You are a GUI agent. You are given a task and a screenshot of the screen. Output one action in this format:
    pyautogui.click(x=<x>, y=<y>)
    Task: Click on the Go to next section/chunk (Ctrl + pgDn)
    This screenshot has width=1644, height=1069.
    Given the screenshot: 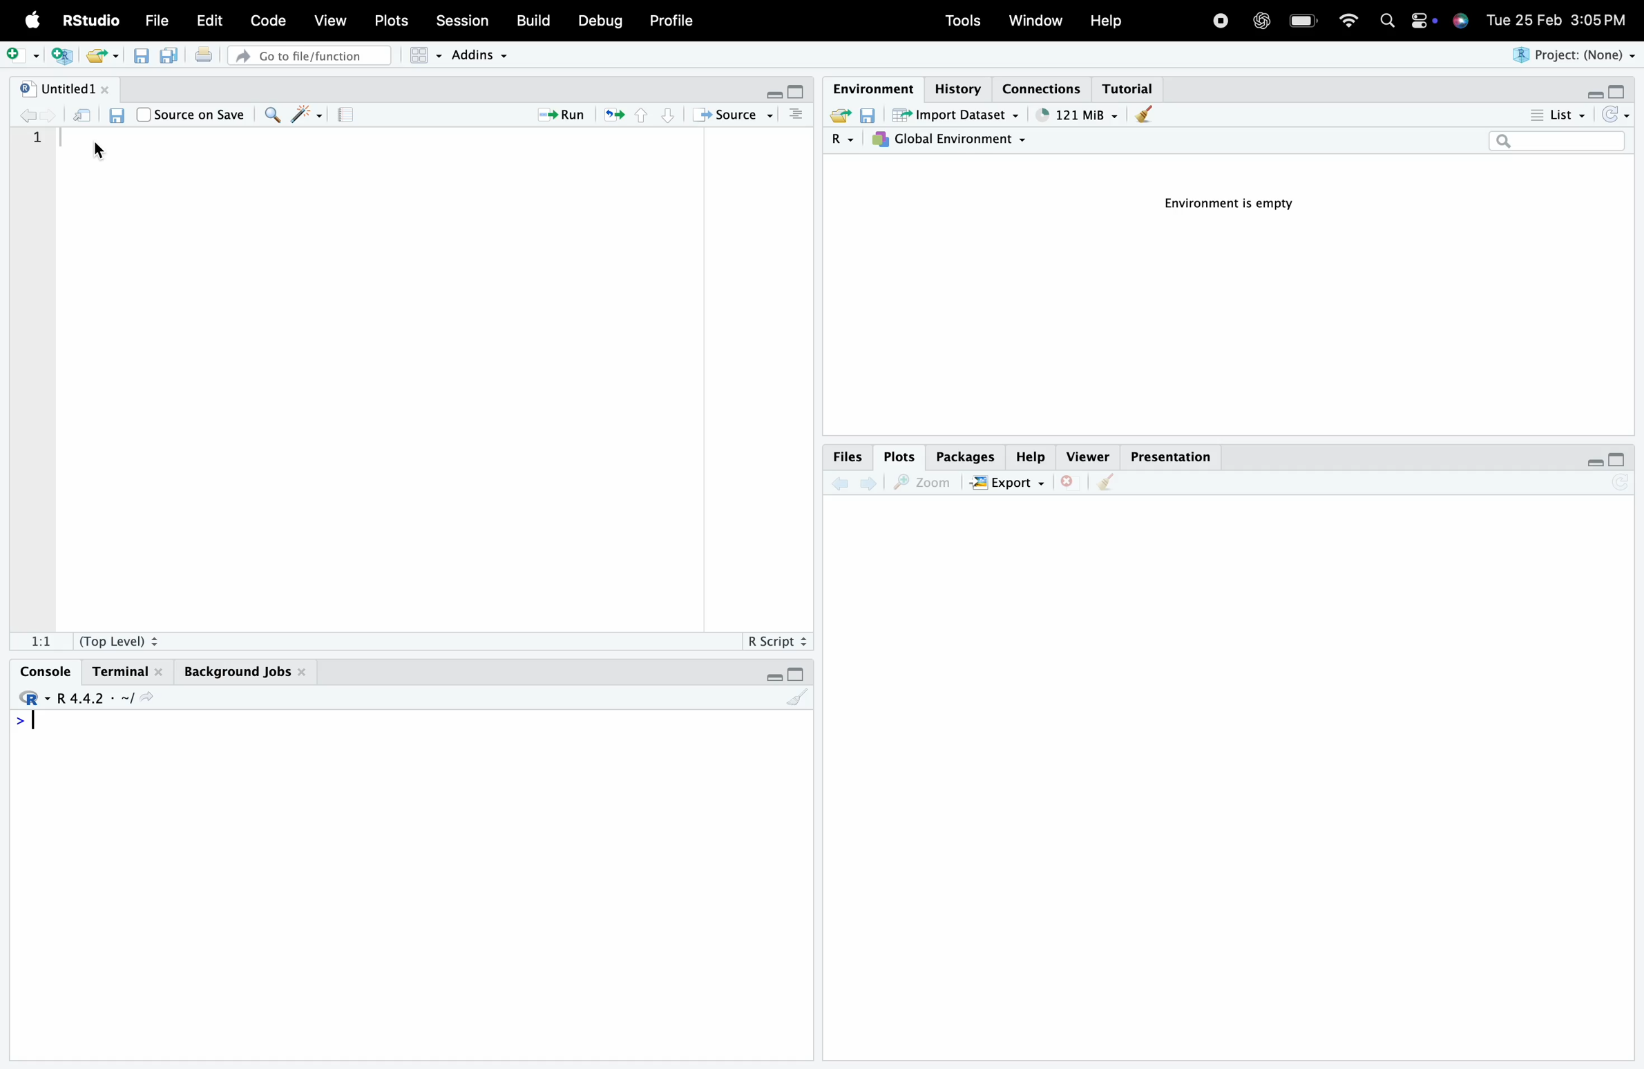 What is the action you would take?
    pyautogui.click(x=667, y=116)
    